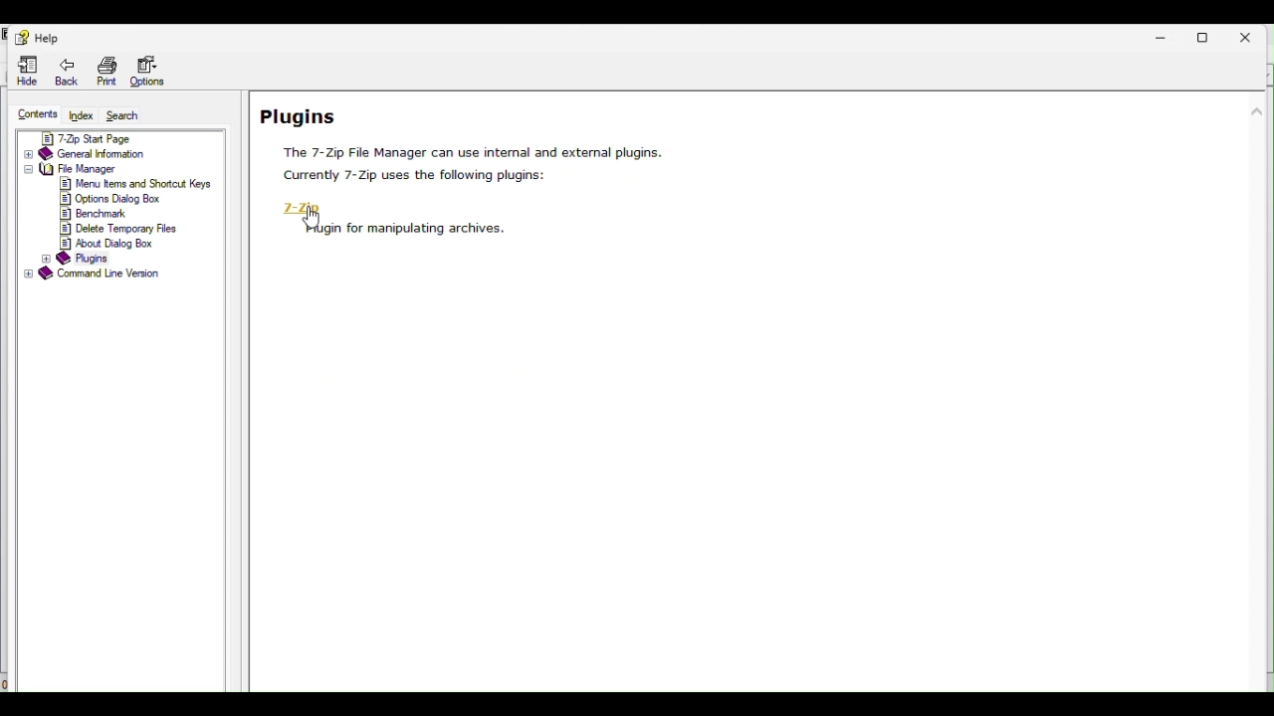  I want to click on Close, so click(1255, 33).